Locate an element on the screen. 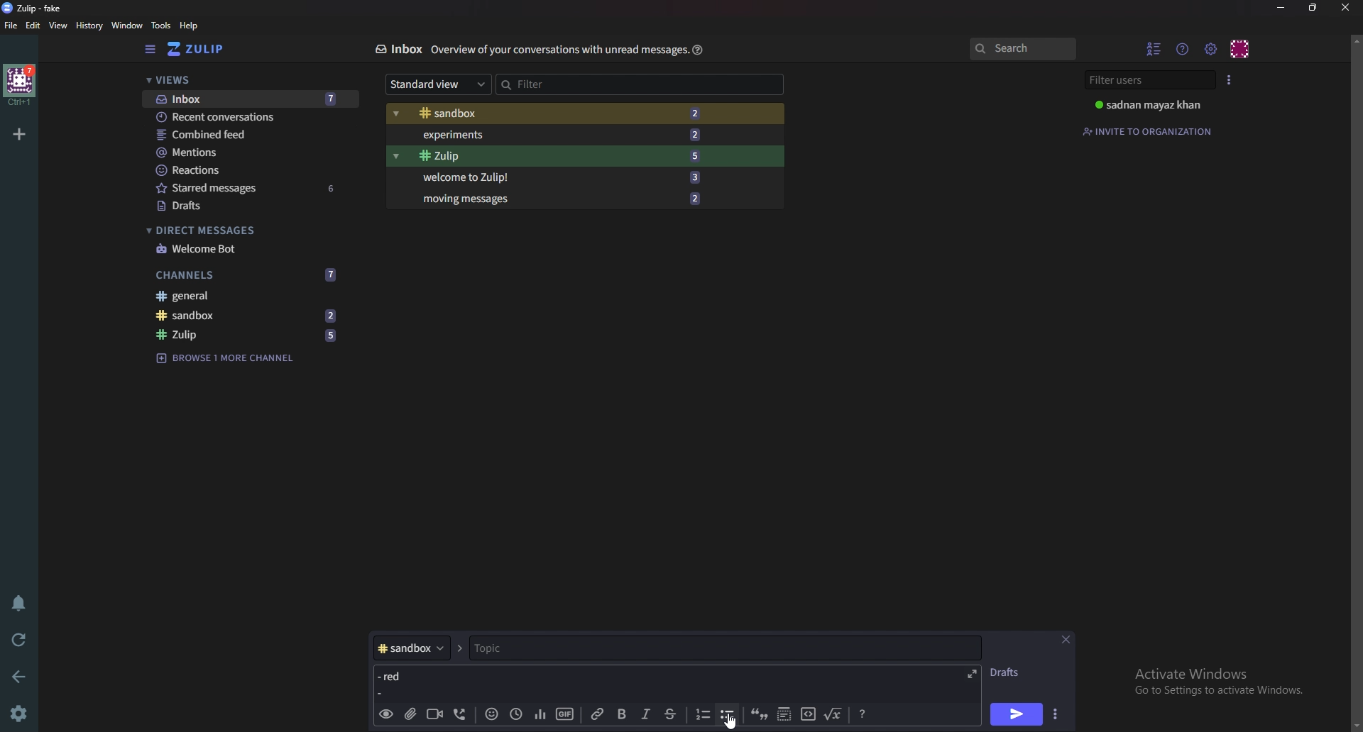 The height and width of the screenshot is (732, 1363). Italic is located at coordinates (646, 714).